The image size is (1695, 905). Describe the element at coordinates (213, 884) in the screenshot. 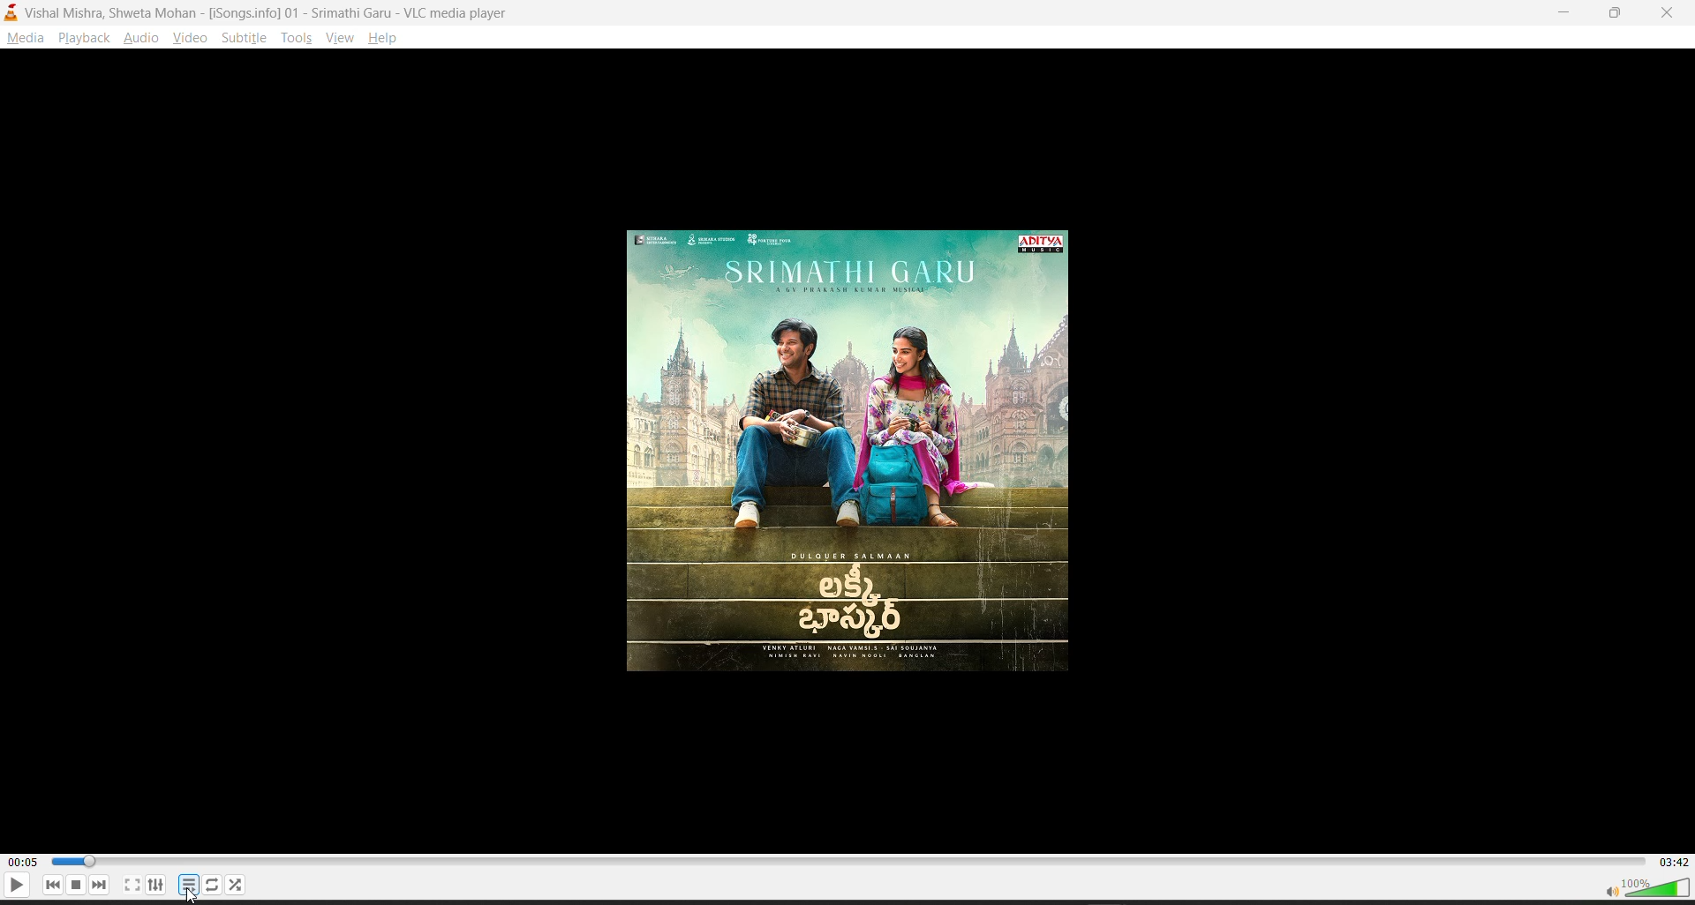

I see `playlist` at that location.